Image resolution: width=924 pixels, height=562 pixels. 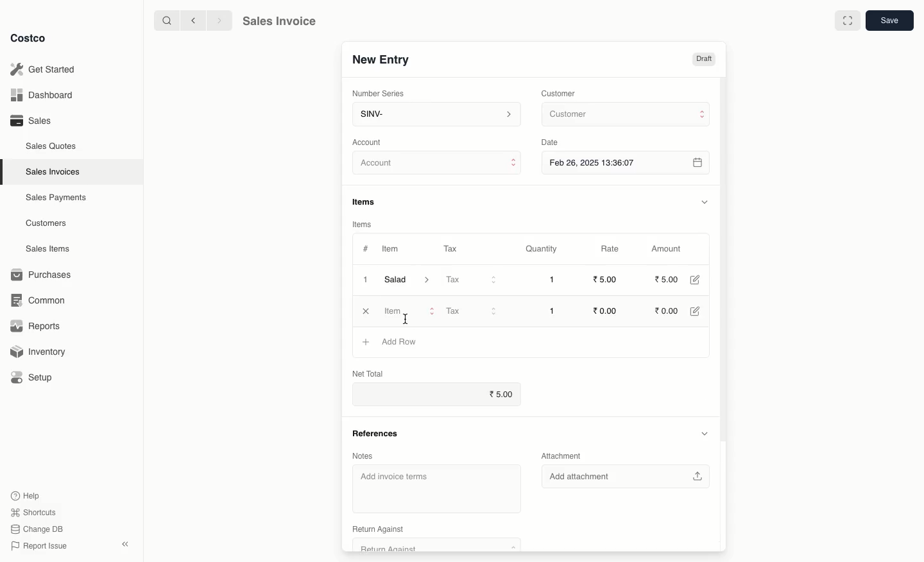 What do you see at coordinates (607, 279) in the screenshot?
I see `5.00` at bounding box center [607, 279].